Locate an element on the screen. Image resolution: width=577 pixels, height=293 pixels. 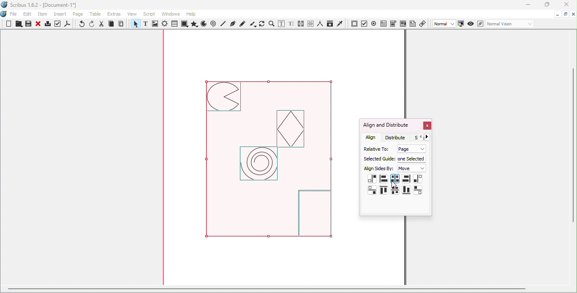
Redo is located at coordinates (93, 24).